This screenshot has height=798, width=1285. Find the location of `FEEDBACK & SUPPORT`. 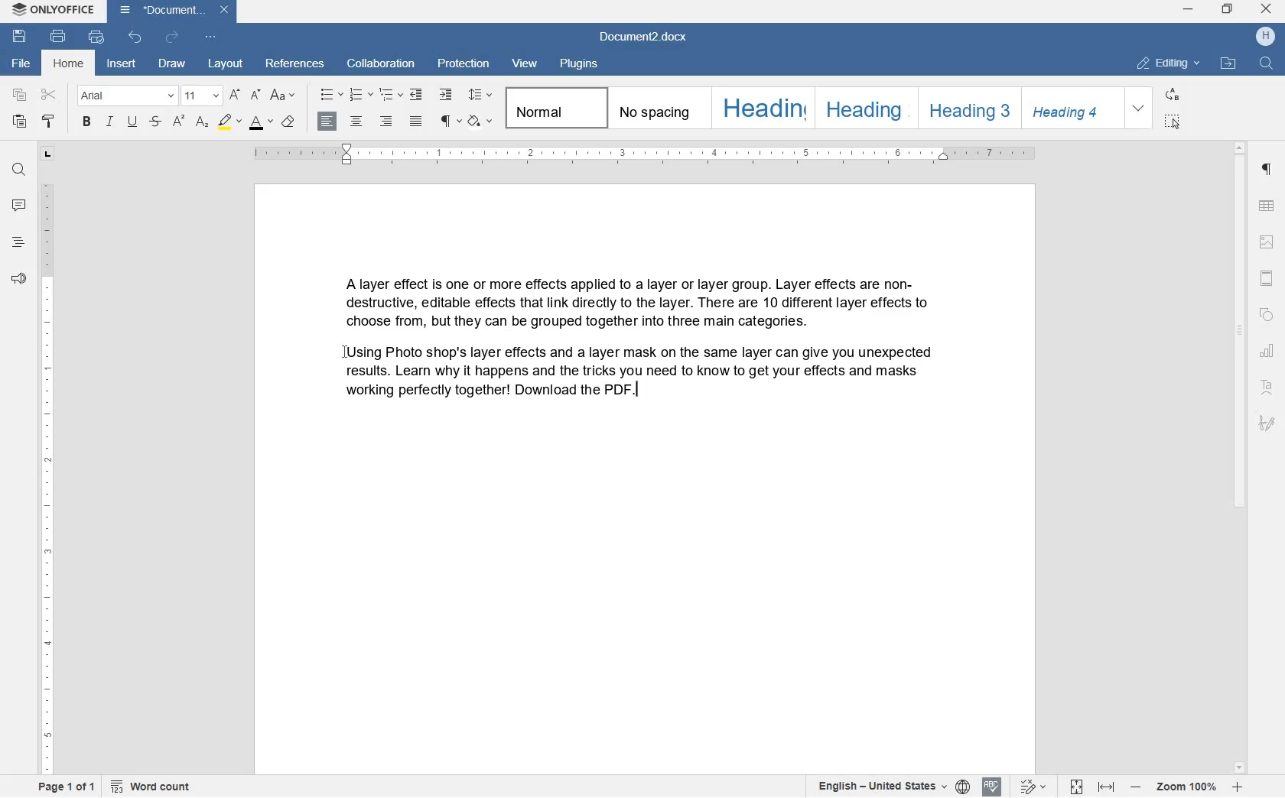

FEEDBACK & SUPPORT is located at coordinates (19, 280).